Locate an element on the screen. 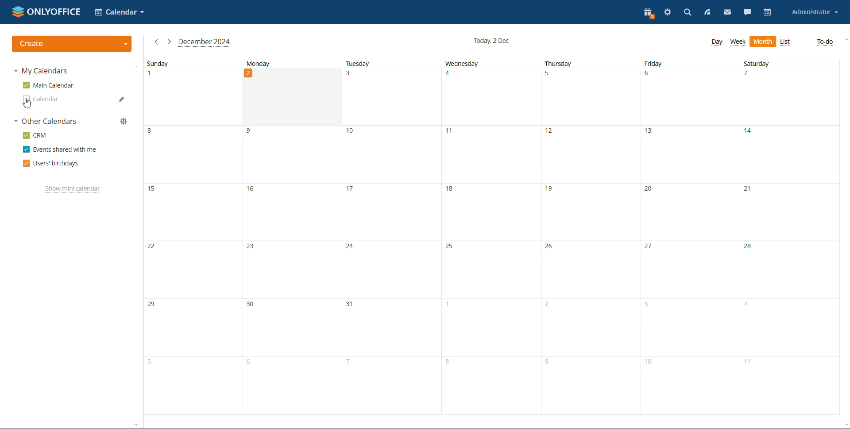 The width and height of the screenshot is (850, 429). other calendars is located at coordinates (45, 121).